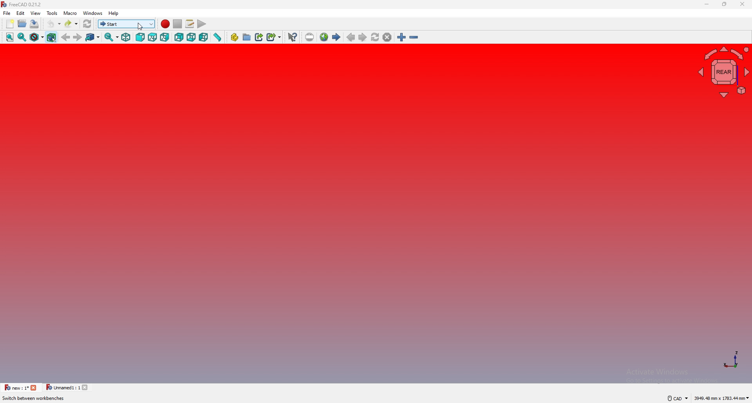  Describe the element at coordinates (217, 37) in the screenshot. I see `measure distance` at that location.